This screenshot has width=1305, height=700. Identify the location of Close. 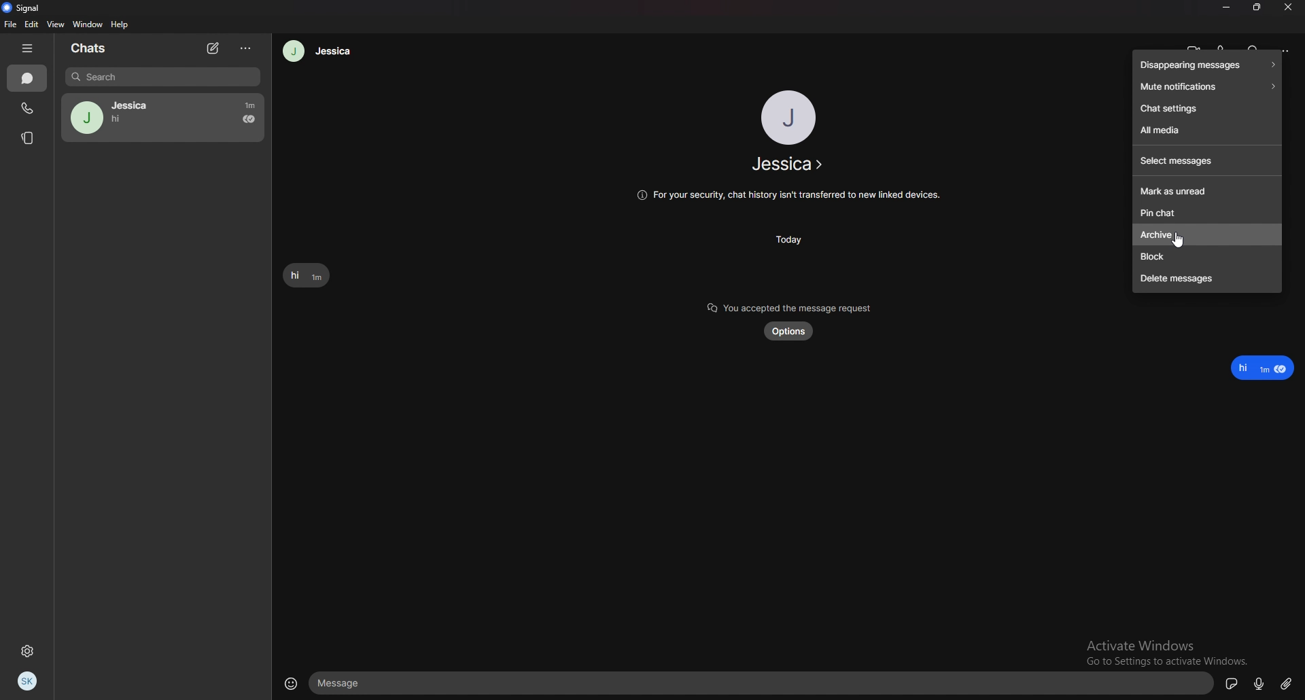
(1288, 7).